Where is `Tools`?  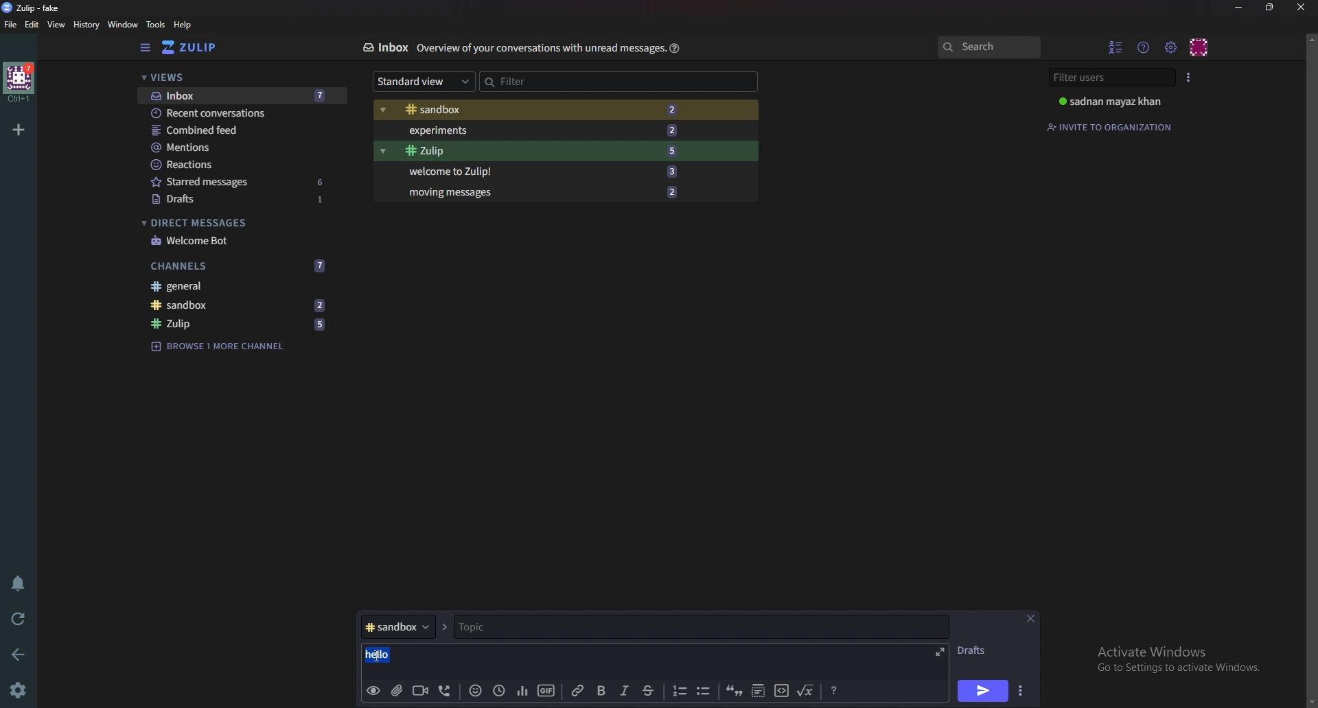 Tools is located at coordinates (157, 25).